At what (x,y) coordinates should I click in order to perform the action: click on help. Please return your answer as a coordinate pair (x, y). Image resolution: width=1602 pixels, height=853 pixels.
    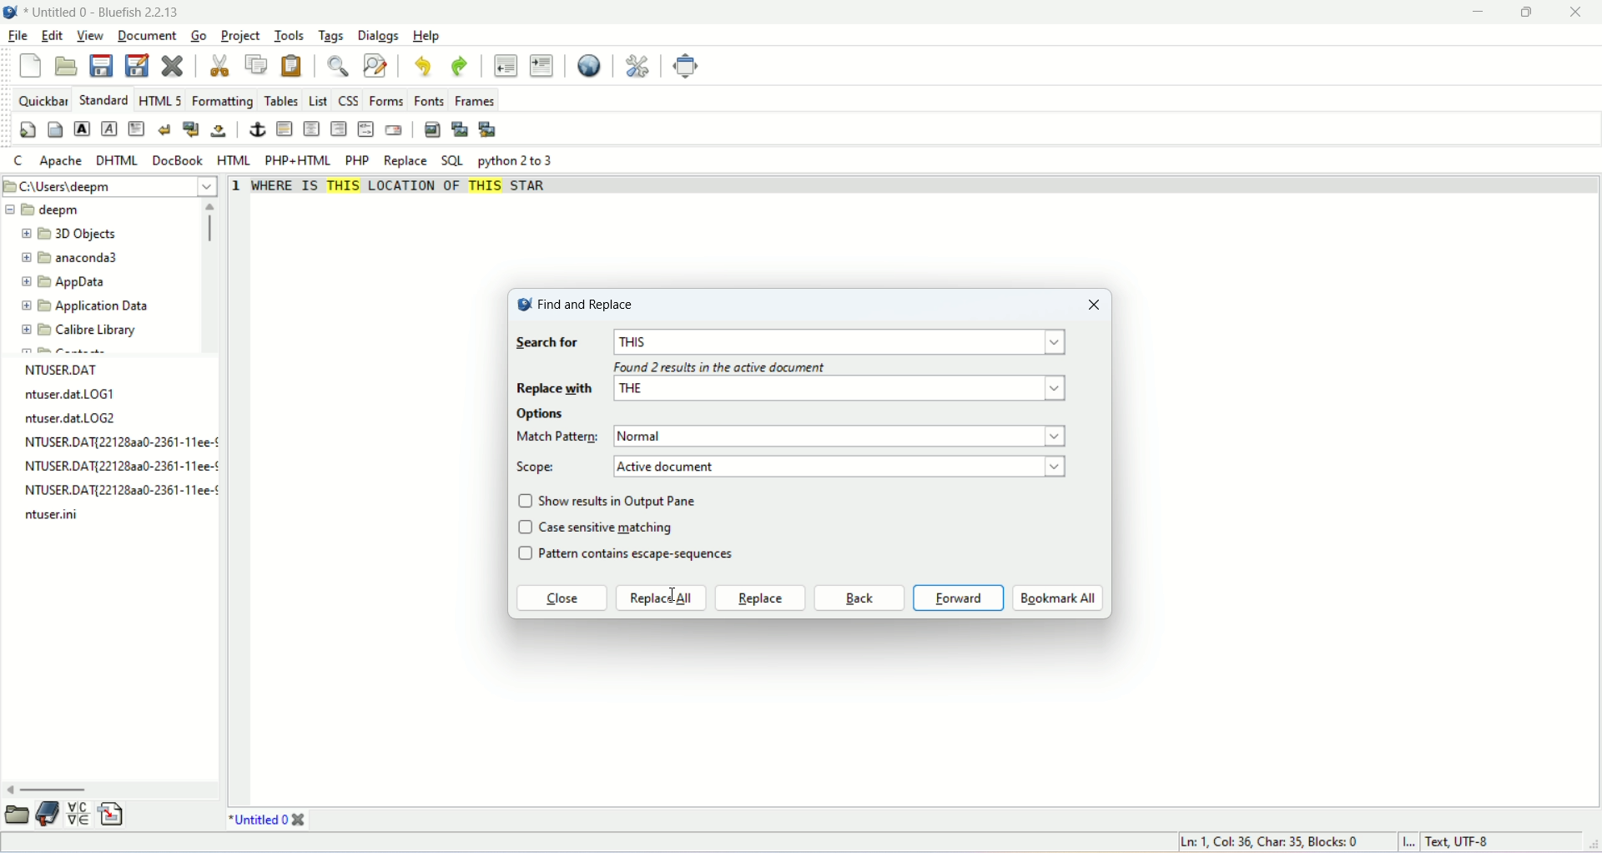
    Looking at the image, I should click on (425, 36).